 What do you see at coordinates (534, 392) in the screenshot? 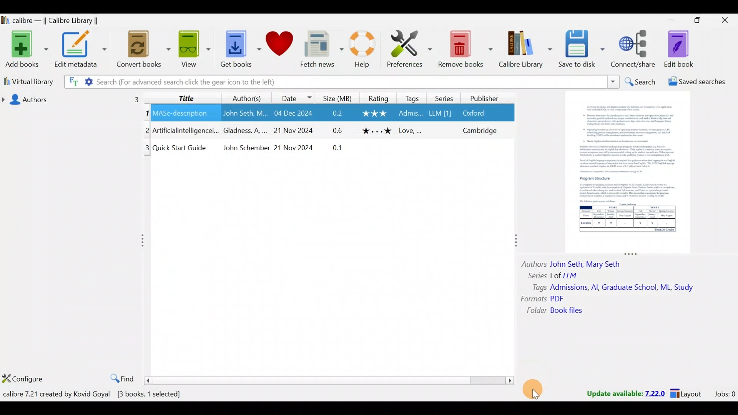
I see `Cursor` at bounding box center [534, 392].